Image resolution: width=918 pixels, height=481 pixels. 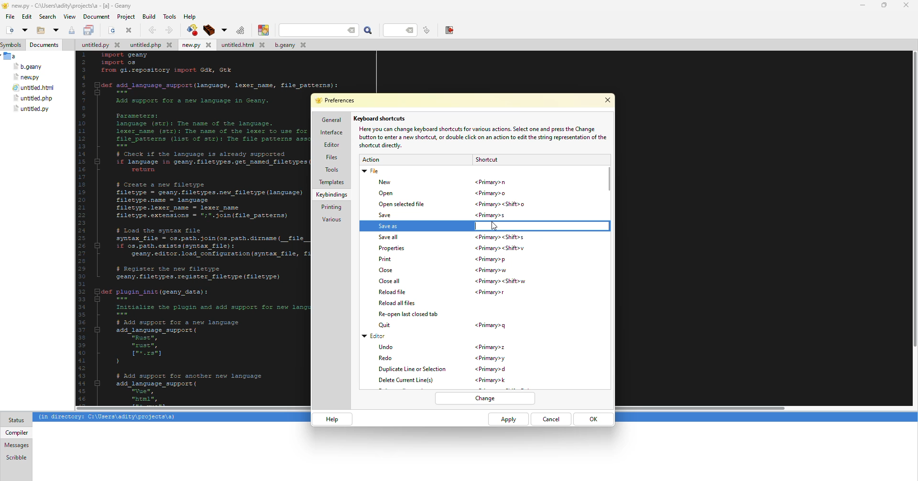 What do you see at coordinates (15, 457) in the screenshot?
I see `scribble` at bounding box center [15, 457].